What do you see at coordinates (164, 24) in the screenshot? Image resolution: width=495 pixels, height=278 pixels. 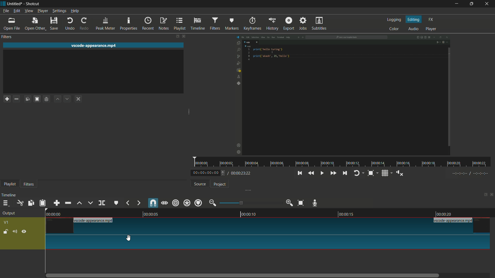 I see `notes` at bounding box center [164, 24].